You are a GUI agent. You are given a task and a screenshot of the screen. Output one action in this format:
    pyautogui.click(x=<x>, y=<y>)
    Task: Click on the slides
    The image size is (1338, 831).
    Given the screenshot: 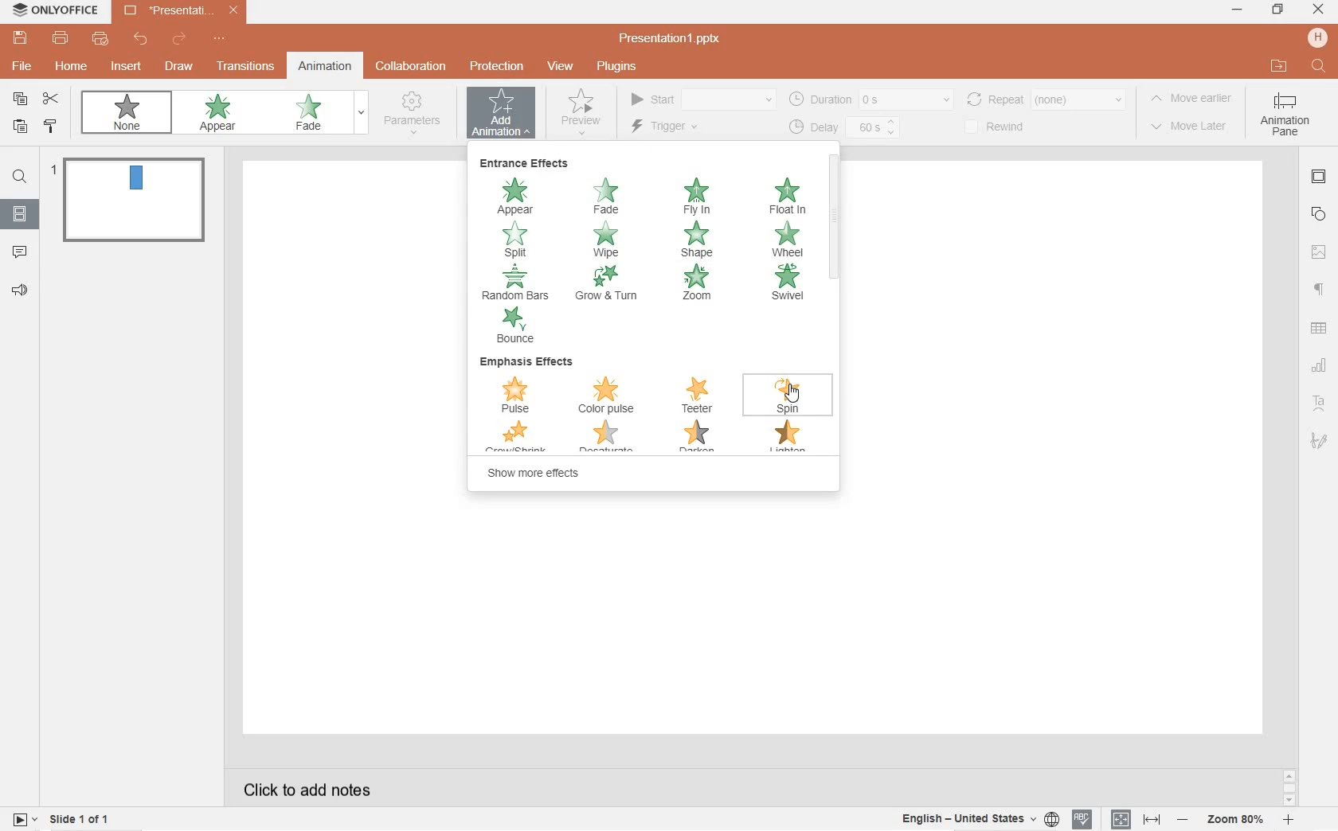 What is the action you would take?
    pyautogui.click(x=19, y=211)
    